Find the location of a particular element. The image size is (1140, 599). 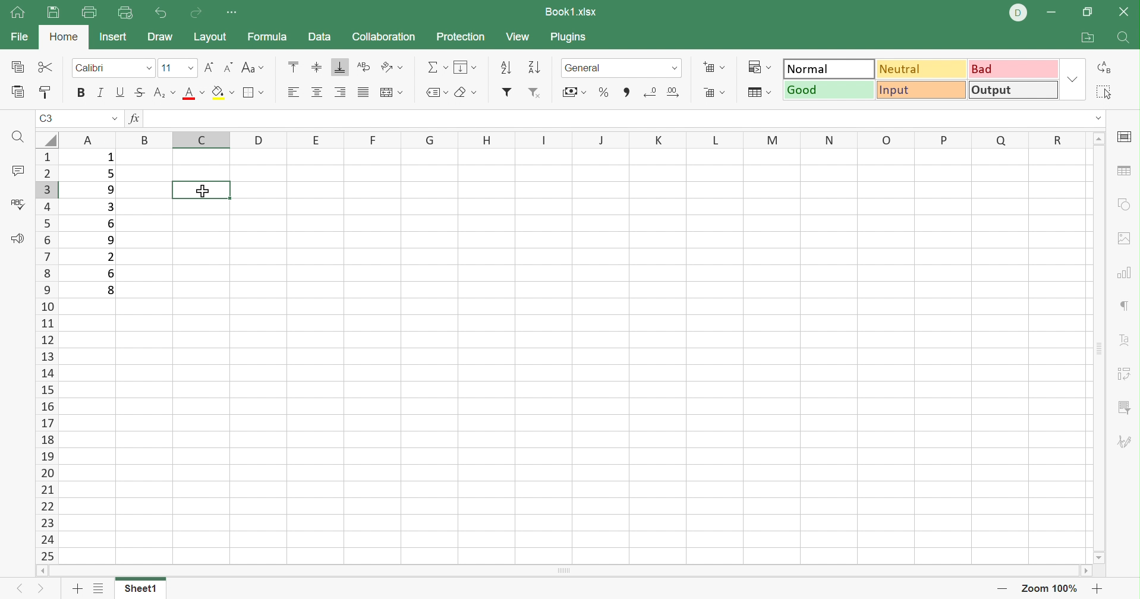

Increase decimal is located at coordinates (675, 90).